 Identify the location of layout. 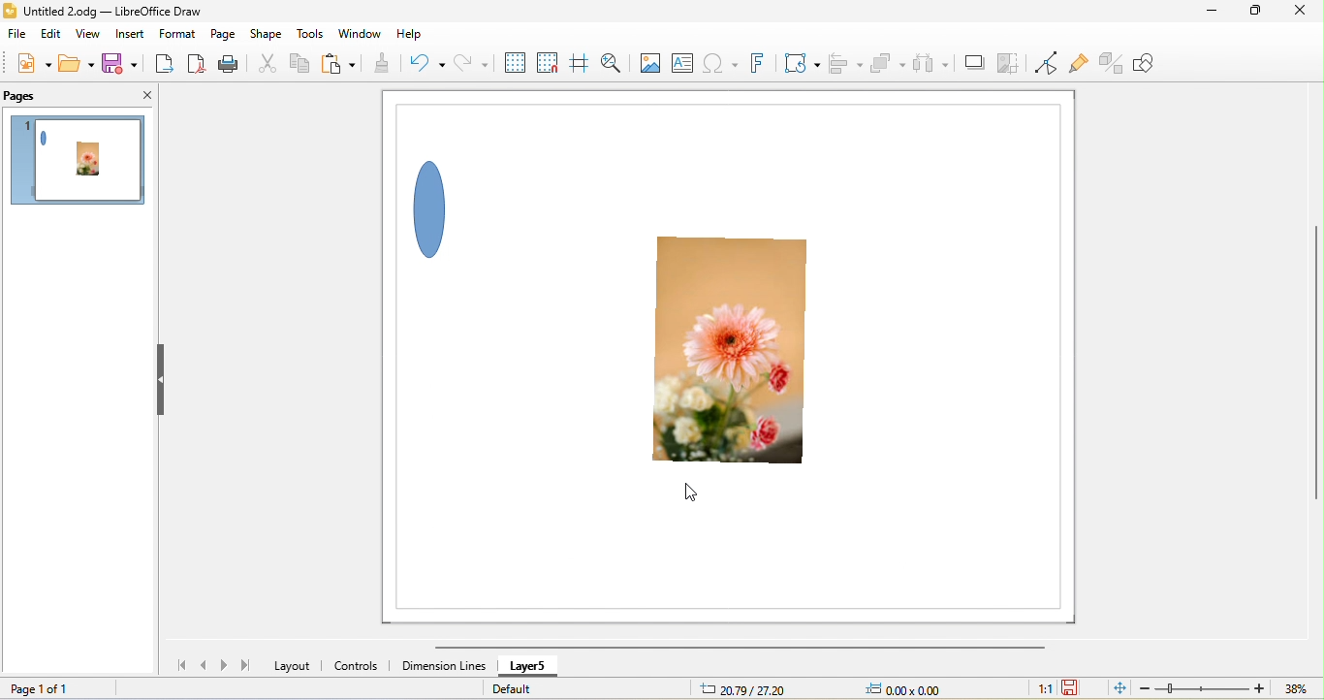
(293, 665).